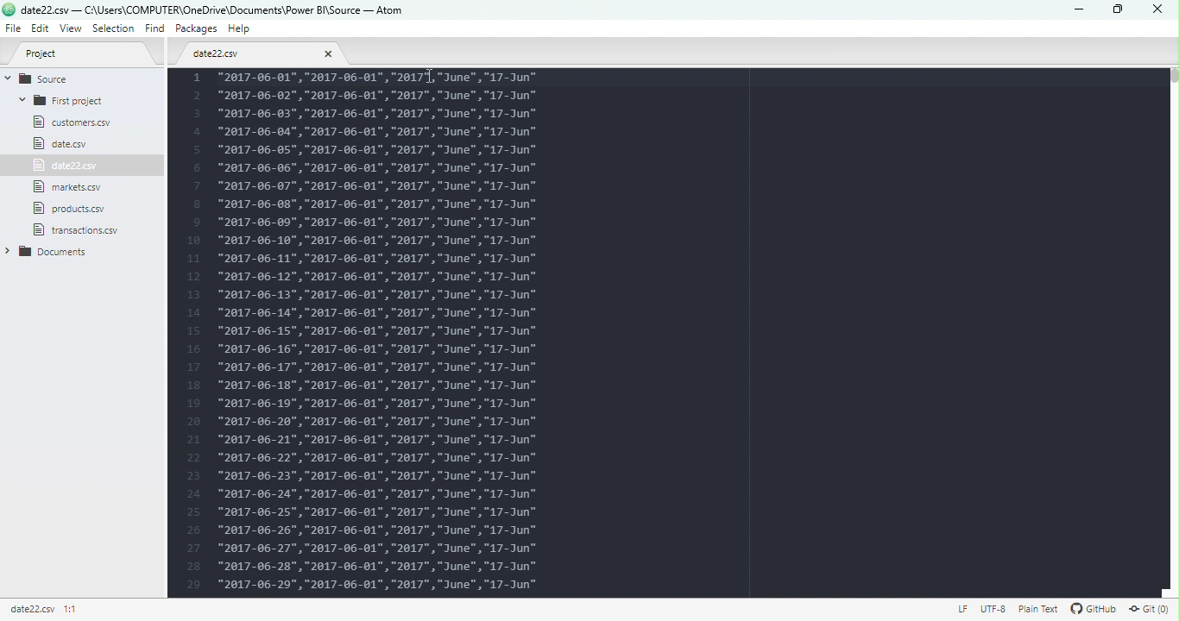  I want to click on File name, so click(215, 9).